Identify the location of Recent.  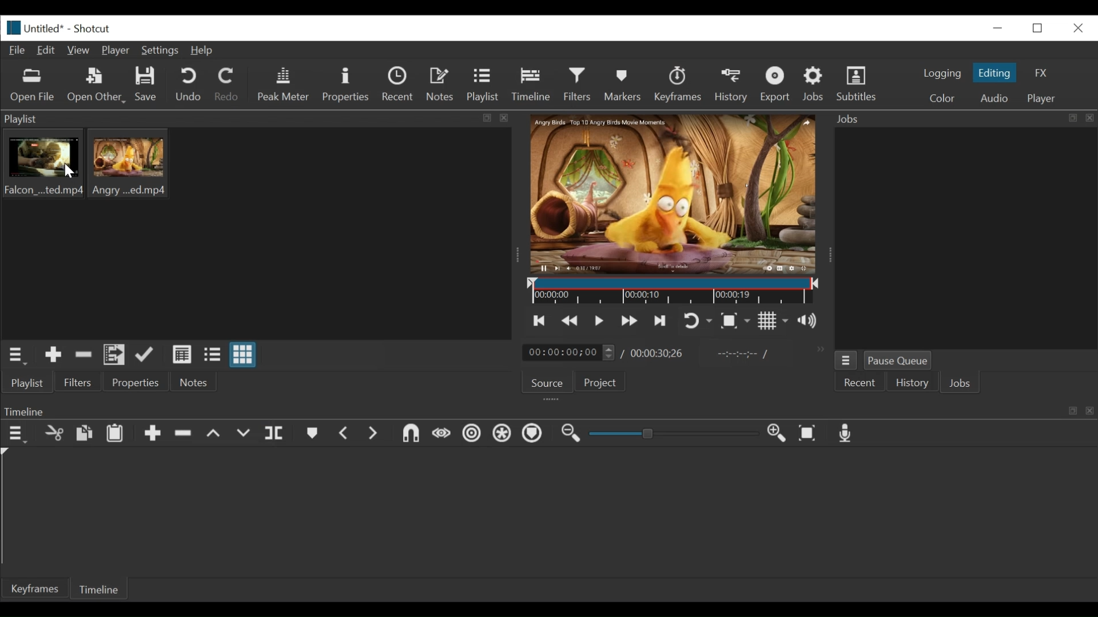
(861, 383).